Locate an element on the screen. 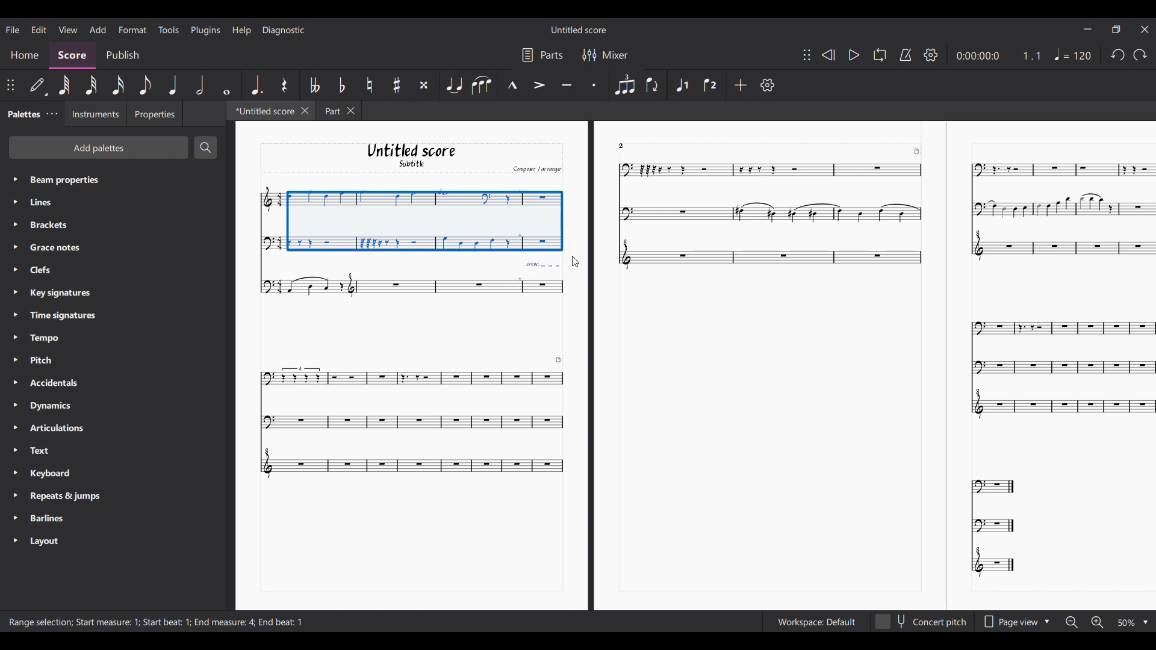 This screenshot has height=650, width=1156.  is located at coordinates (14, 294).